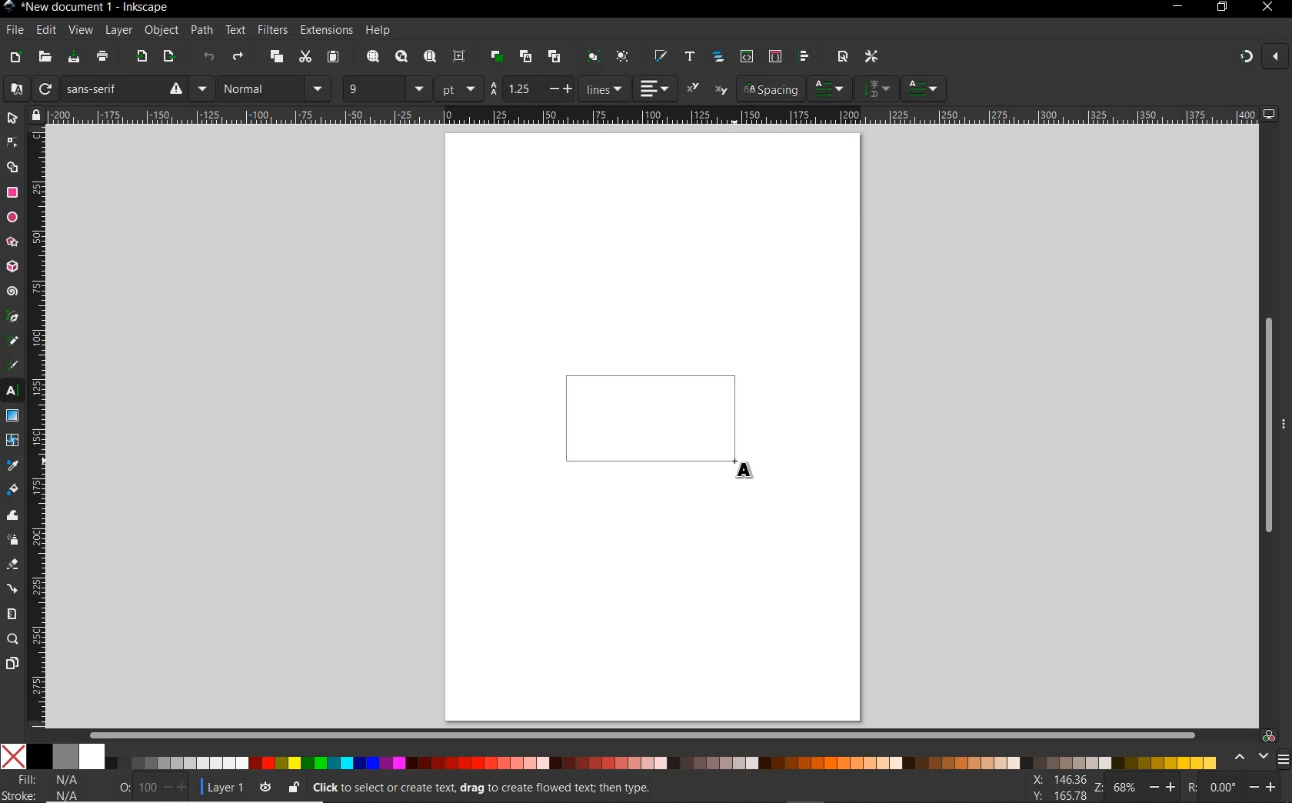 The height and width of the screenshot is (803, 1292). What do you see at coordinates (202, 88) in the screenshot?
I see `Menu` at bounding box center [202, 88].